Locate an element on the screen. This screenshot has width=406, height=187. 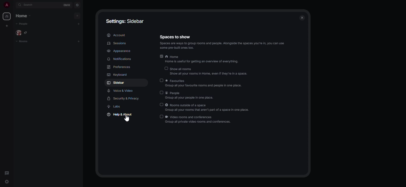
navigator is located at coordinates (78, 4).